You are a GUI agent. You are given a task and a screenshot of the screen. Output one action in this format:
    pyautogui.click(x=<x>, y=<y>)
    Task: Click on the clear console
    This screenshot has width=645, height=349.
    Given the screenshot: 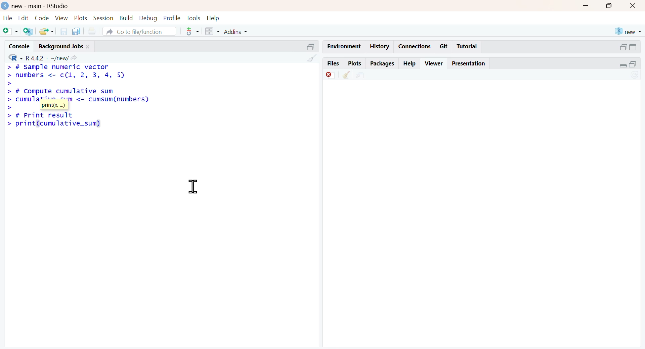 What is the action you would take?
    pyautogui.click(x=347, y=74)
    